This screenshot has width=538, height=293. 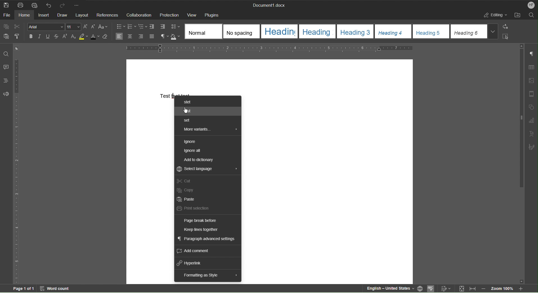 I want to click on Highlight, so click(x=83, y=37).